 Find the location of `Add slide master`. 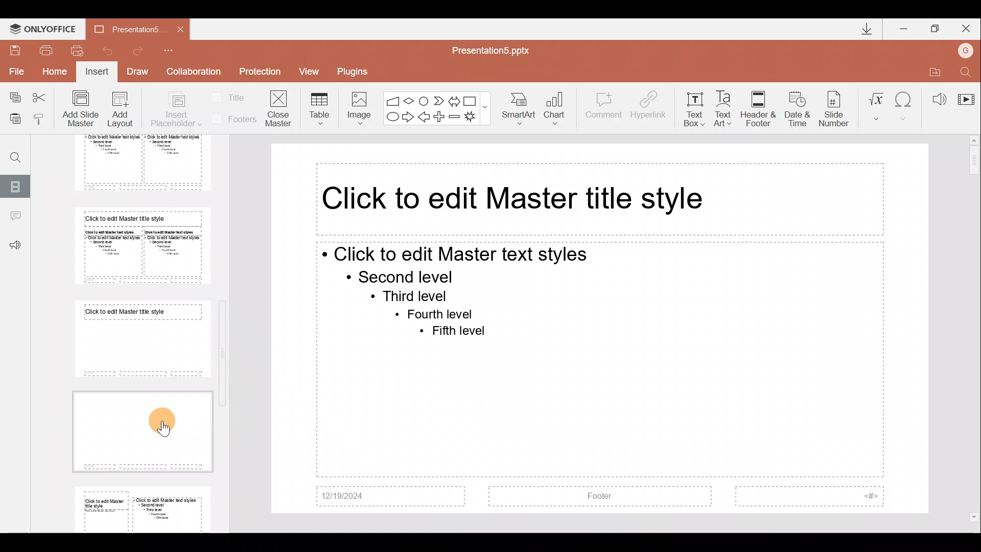

Add slide master is located at coordinates (83, 109).